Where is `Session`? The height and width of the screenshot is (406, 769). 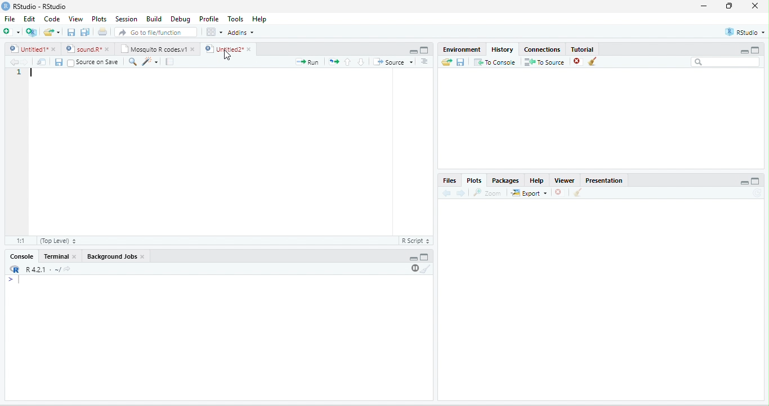 Session is located at coordinates (127, 20).